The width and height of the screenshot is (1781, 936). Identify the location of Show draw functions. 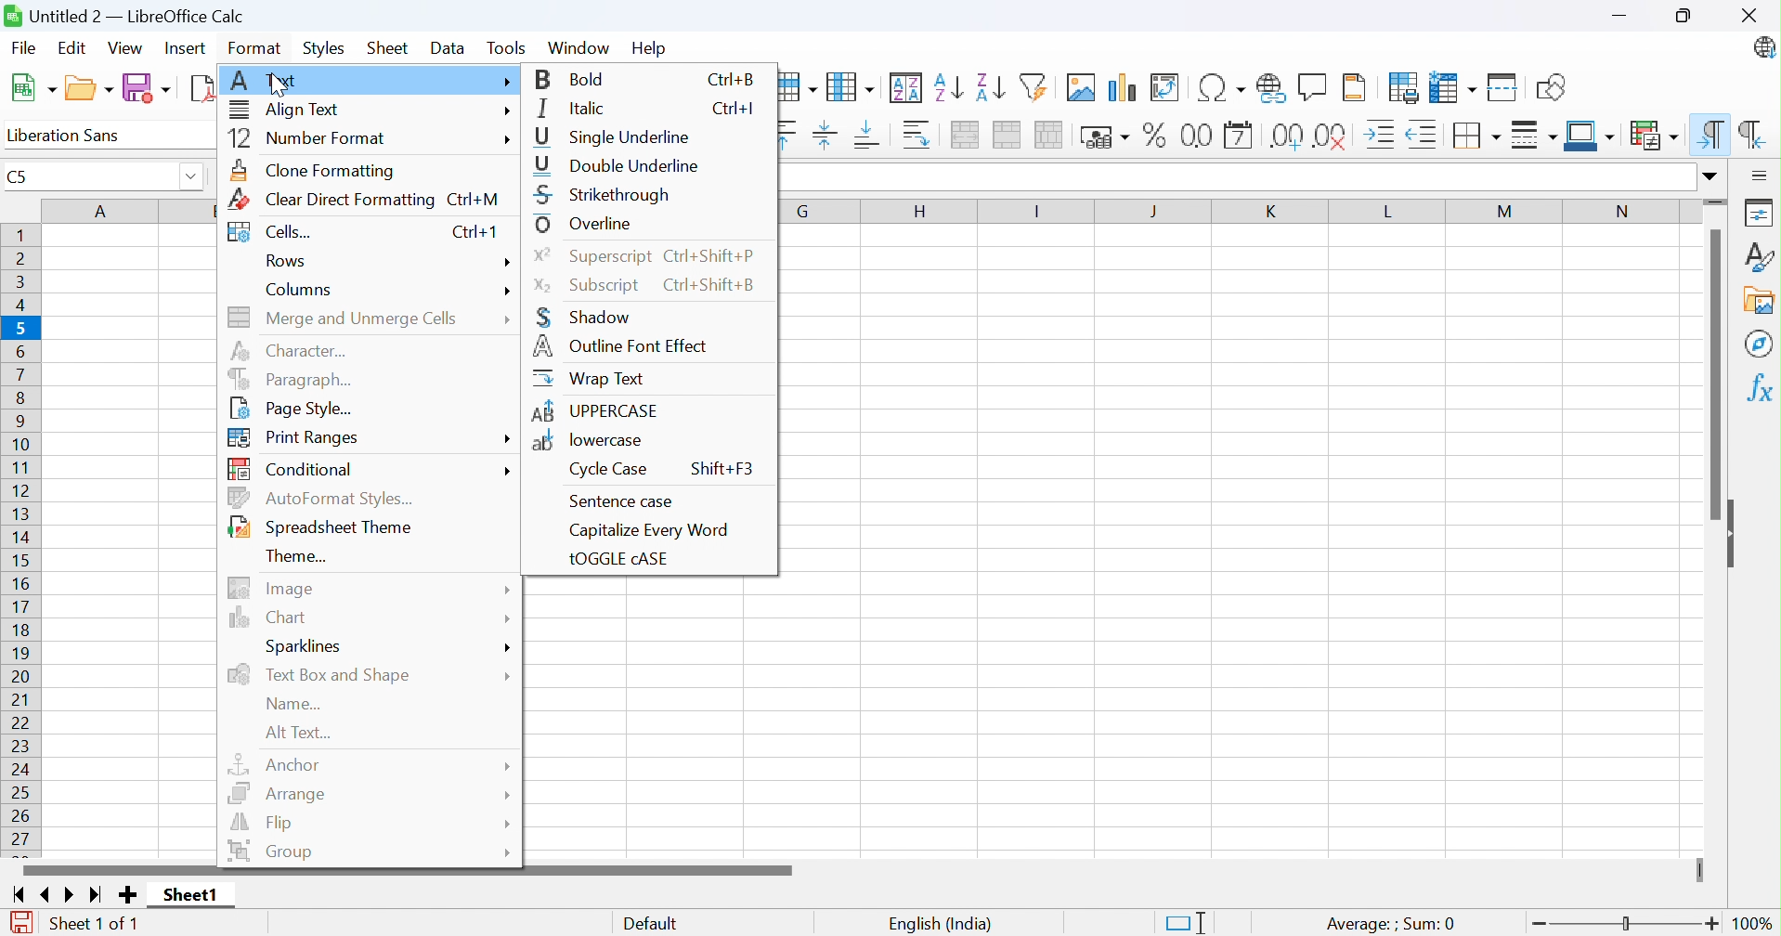
(1551, 86).